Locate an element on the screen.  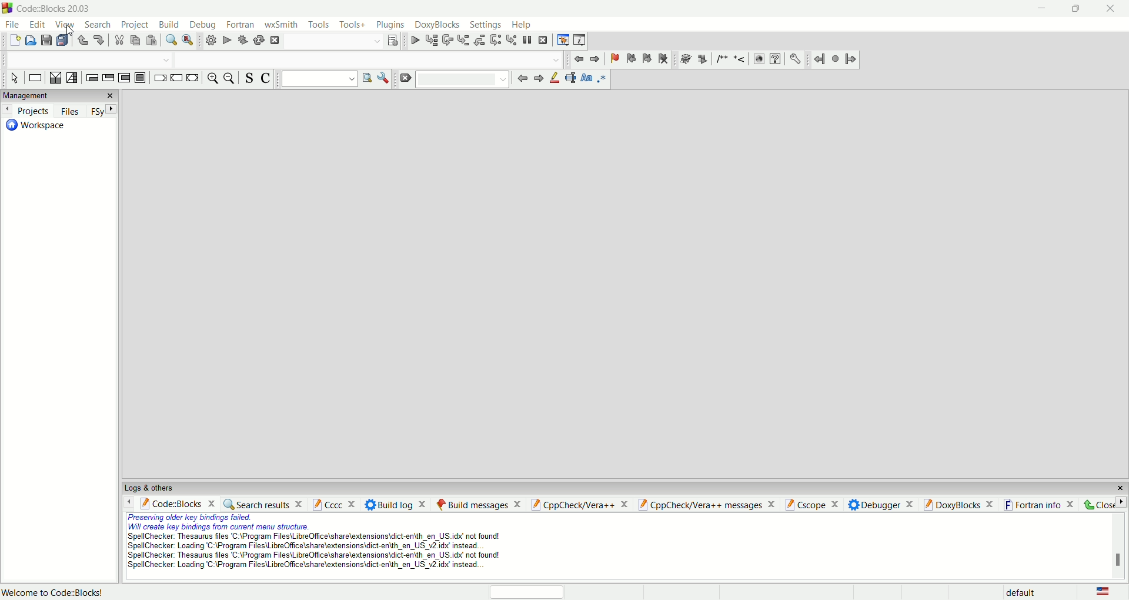
toggle bookmark is located at coordinates (613, 57).